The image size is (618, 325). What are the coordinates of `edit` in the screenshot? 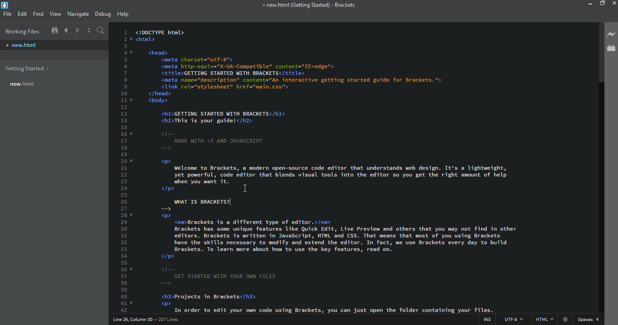 It's located at (22, 14).